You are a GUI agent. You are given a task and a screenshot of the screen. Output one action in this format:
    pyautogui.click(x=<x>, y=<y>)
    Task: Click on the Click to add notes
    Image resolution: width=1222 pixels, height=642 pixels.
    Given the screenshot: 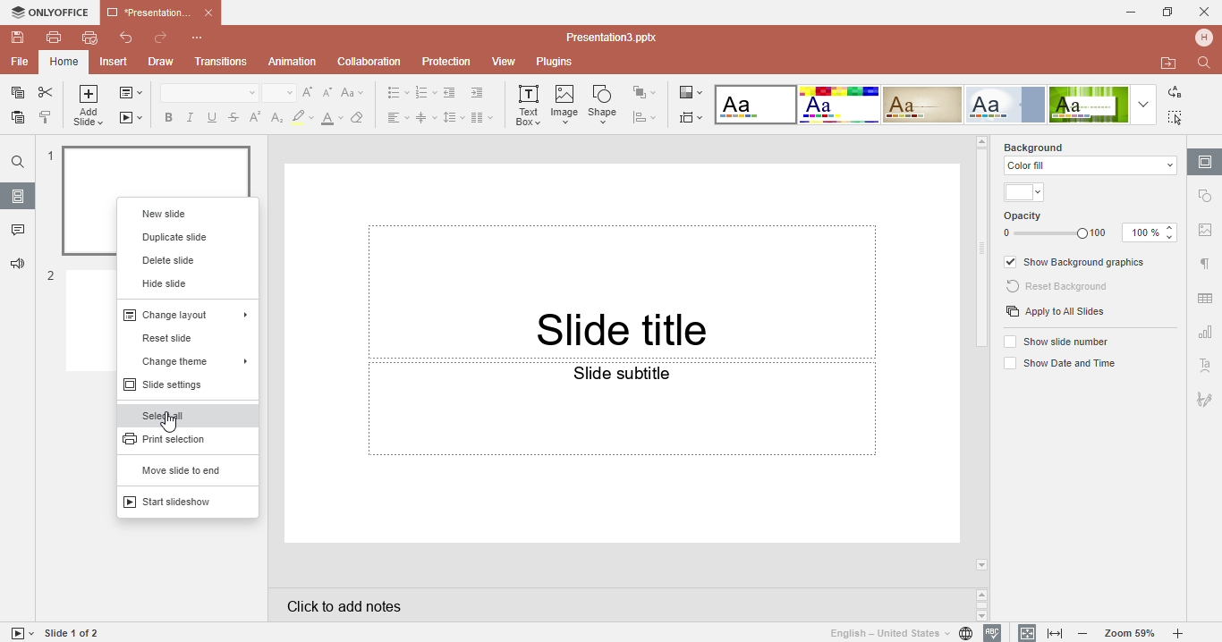 What is the action you would take?
    pyautogui.click(x=619, y=604)
    